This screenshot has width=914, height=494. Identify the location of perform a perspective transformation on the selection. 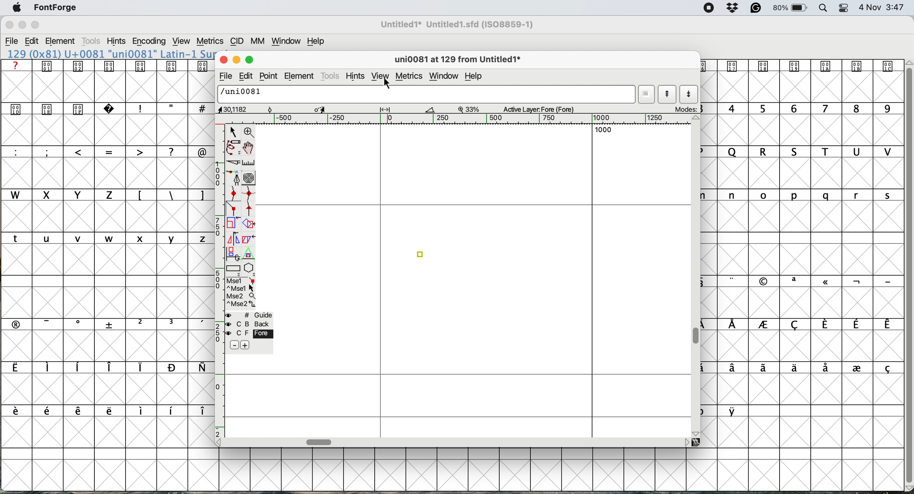
(248, 253).